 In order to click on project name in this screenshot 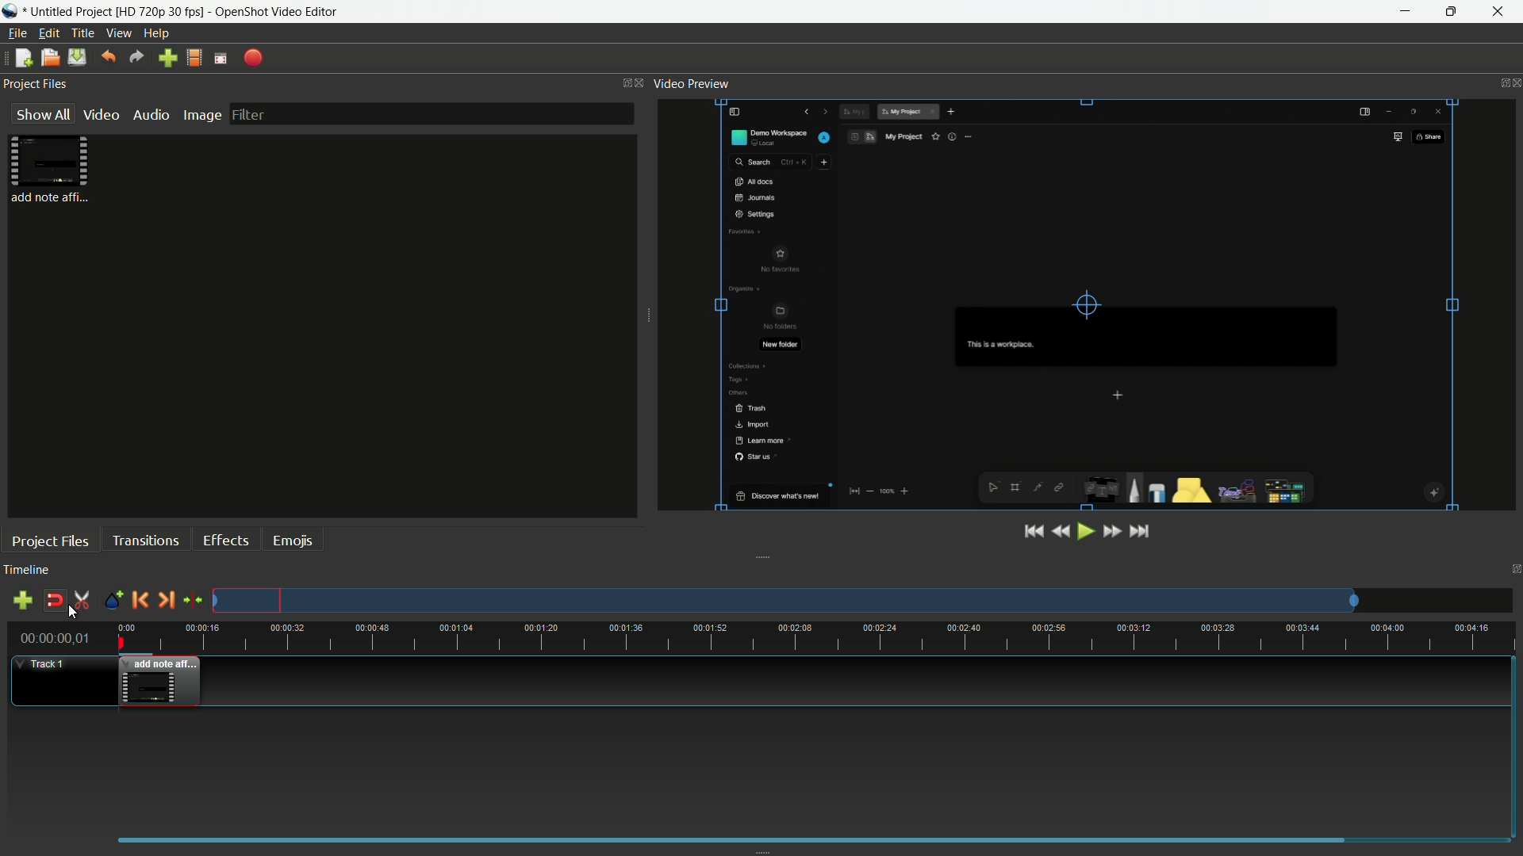, I will do `click(116, 12)`.